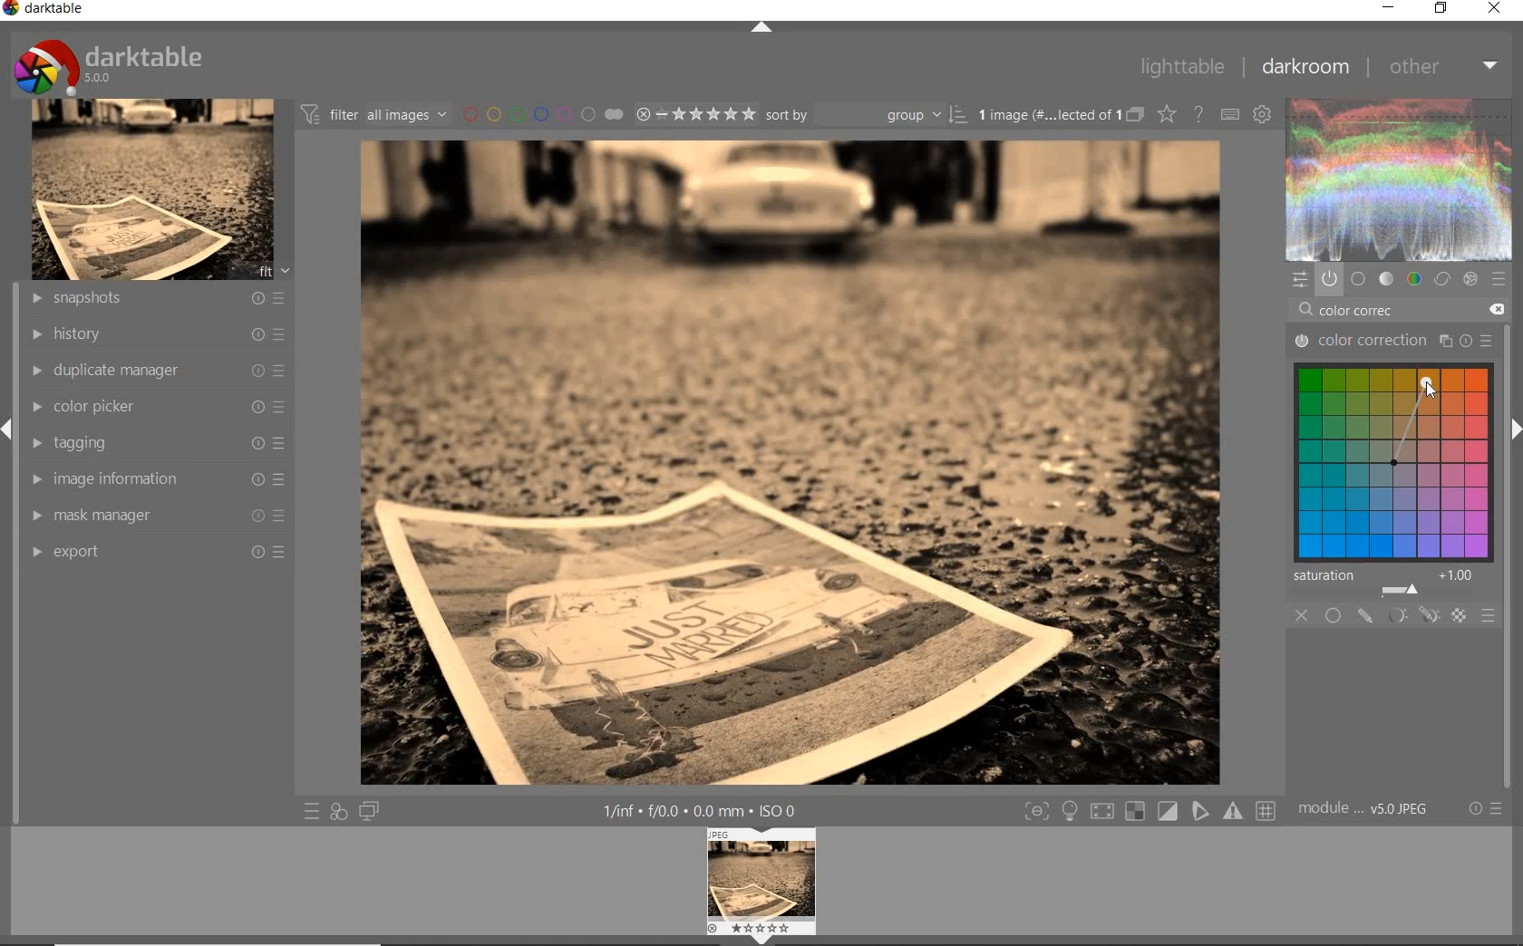  I want to click on toggle modes, so click(1151, 809).